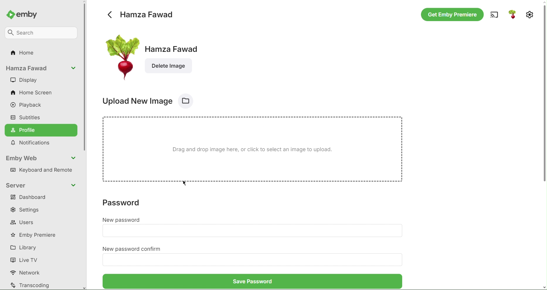  Describe the element at coordinates (26, 117) in the screenshot. I see `Subtitles` at that location.